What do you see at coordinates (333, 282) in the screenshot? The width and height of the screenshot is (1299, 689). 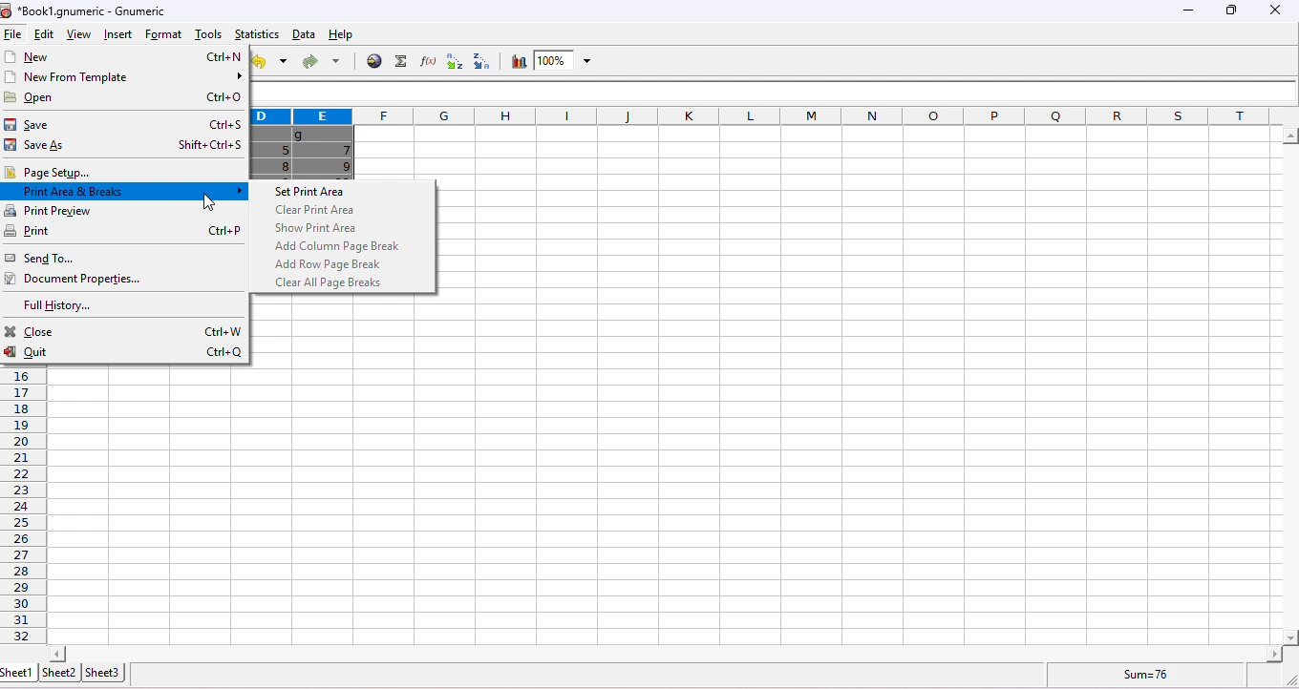 I see `clear page breaks` at bounding box center [333, 282].